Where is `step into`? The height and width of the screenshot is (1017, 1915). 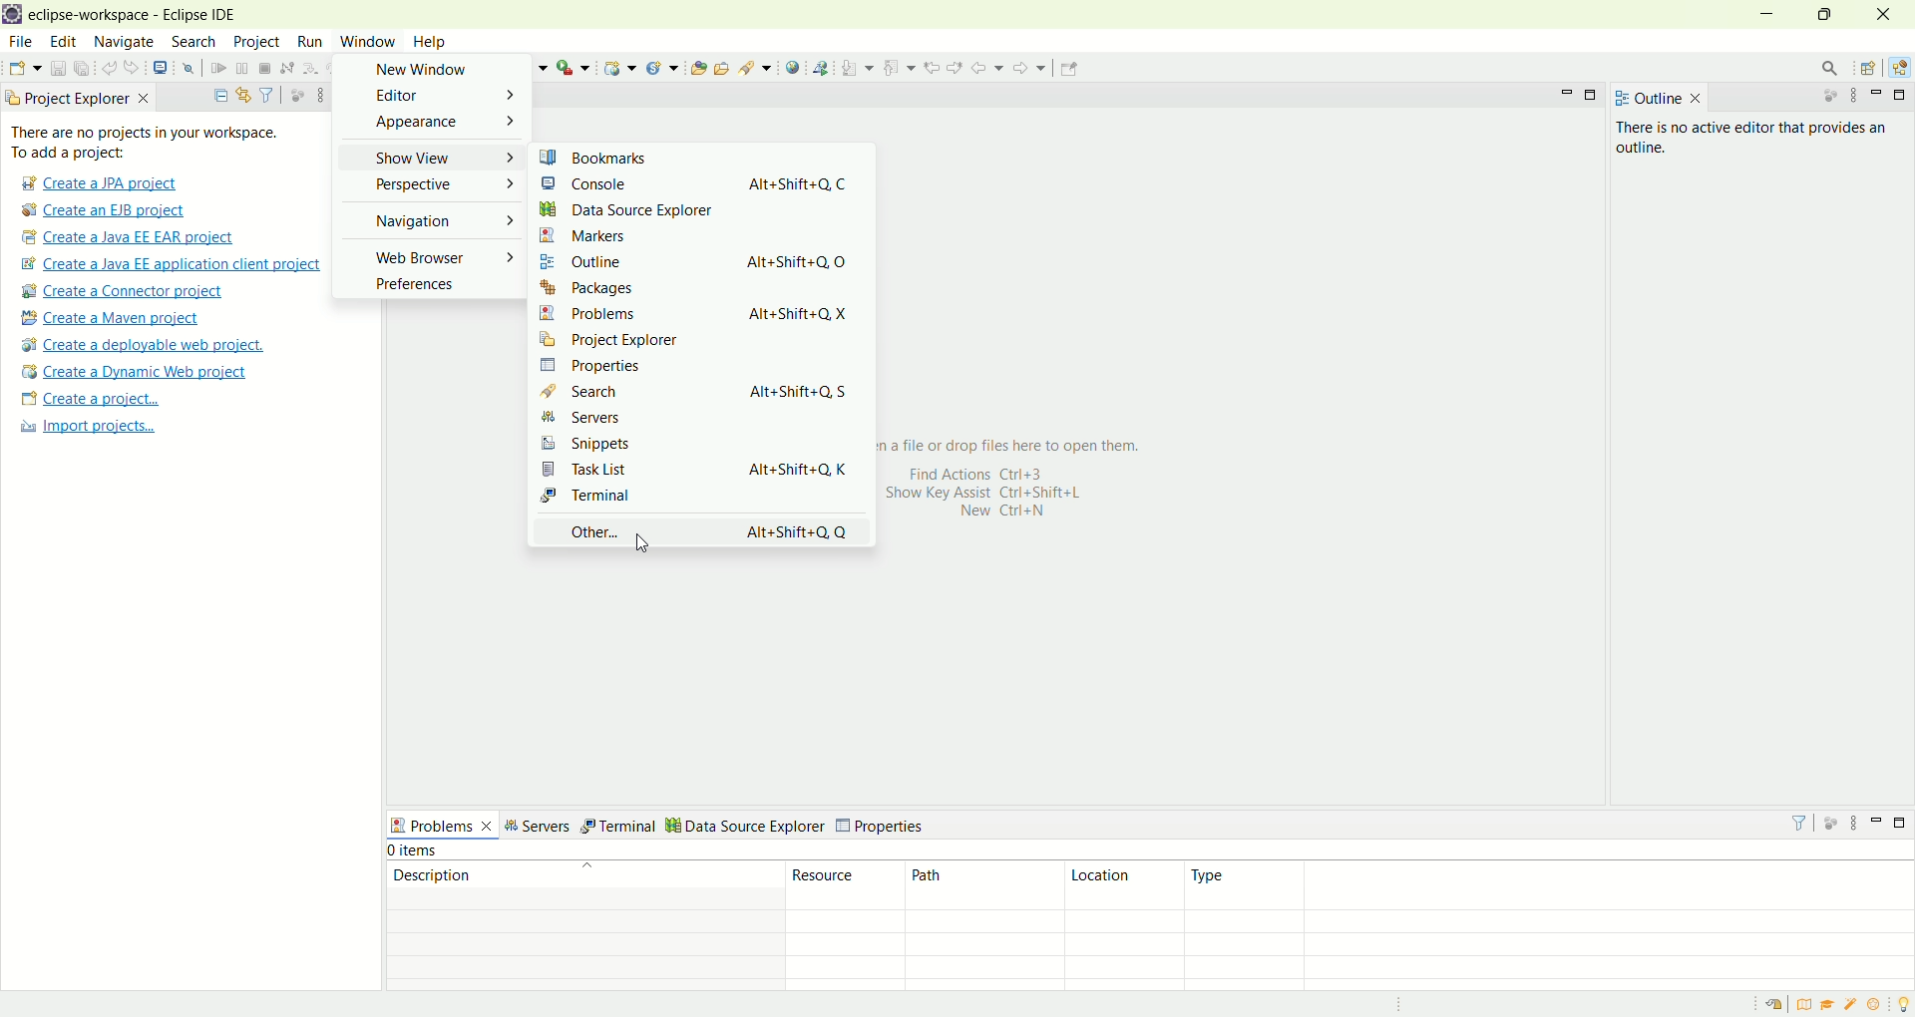
step into is located at coordinates (307, 69).